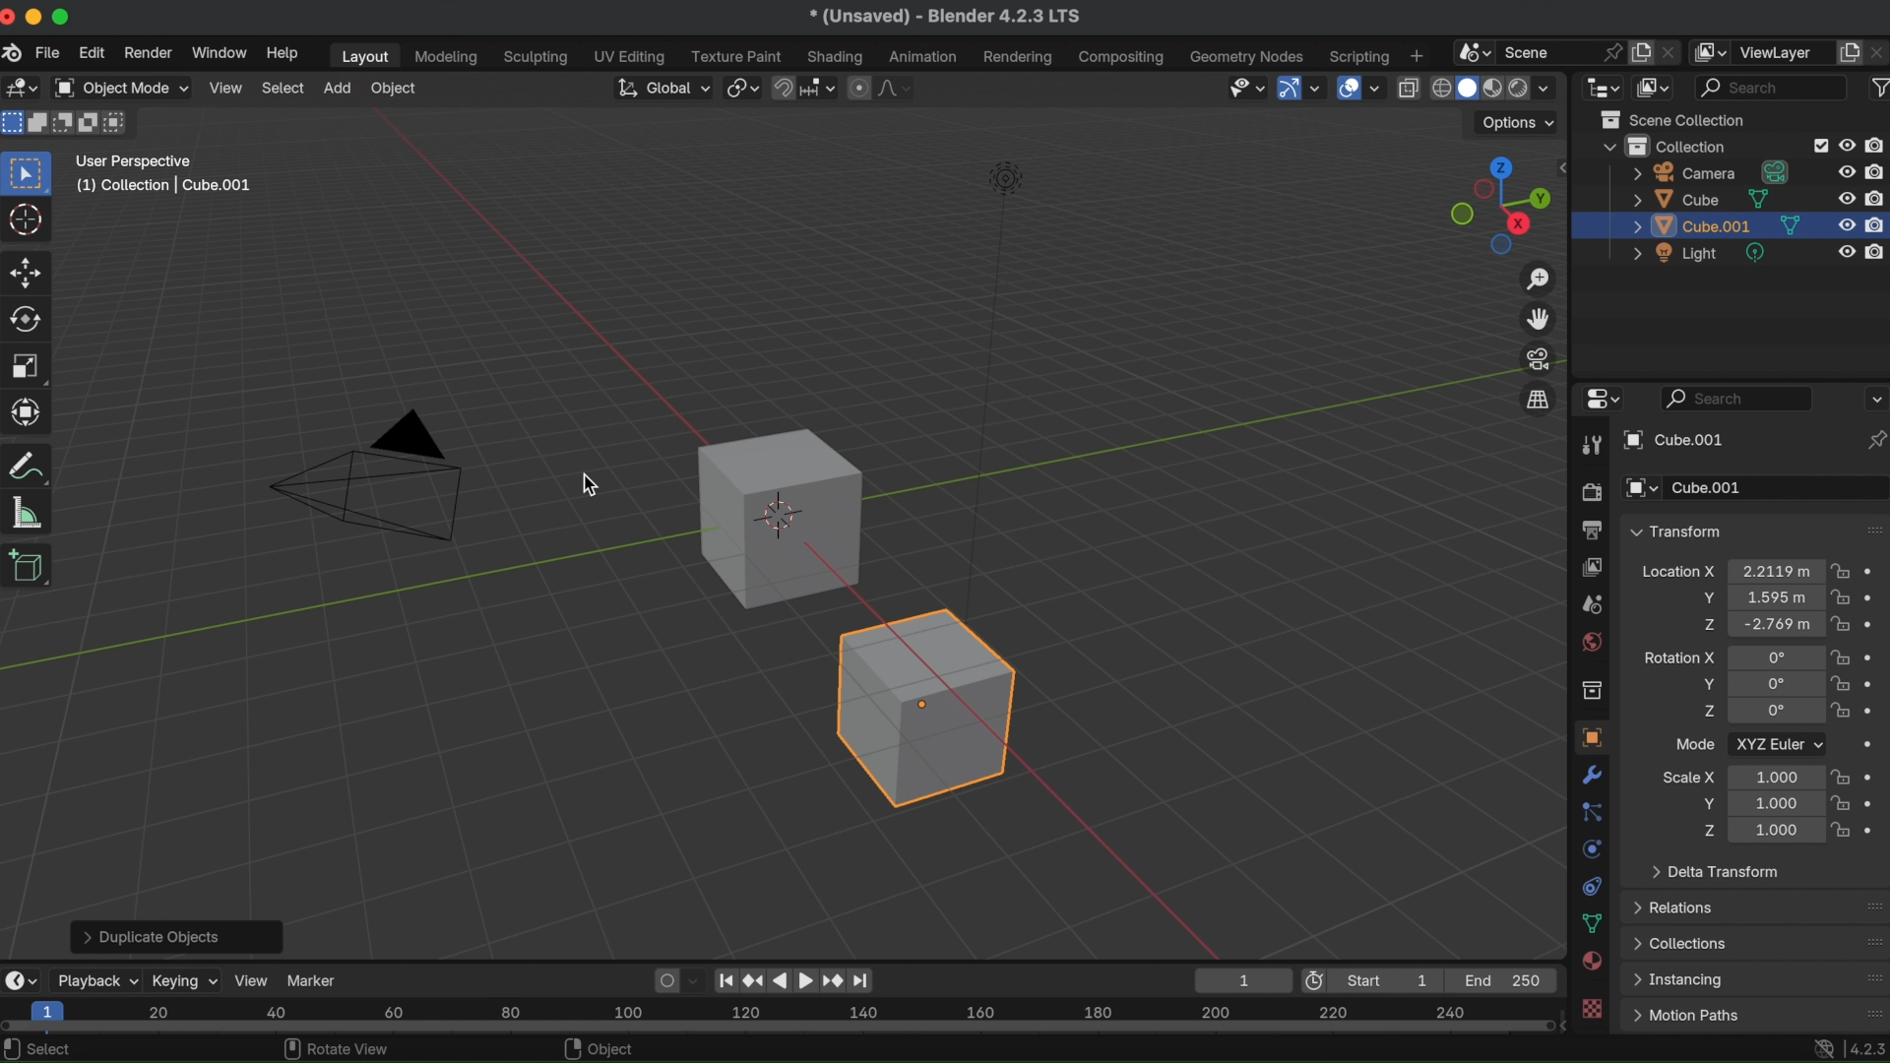 This screenshot has width=1890, height=1063. What do you see at coordinates (1778, 488) in the screenshot?
I see `Cube.001` at bounding box center [1778, 488].